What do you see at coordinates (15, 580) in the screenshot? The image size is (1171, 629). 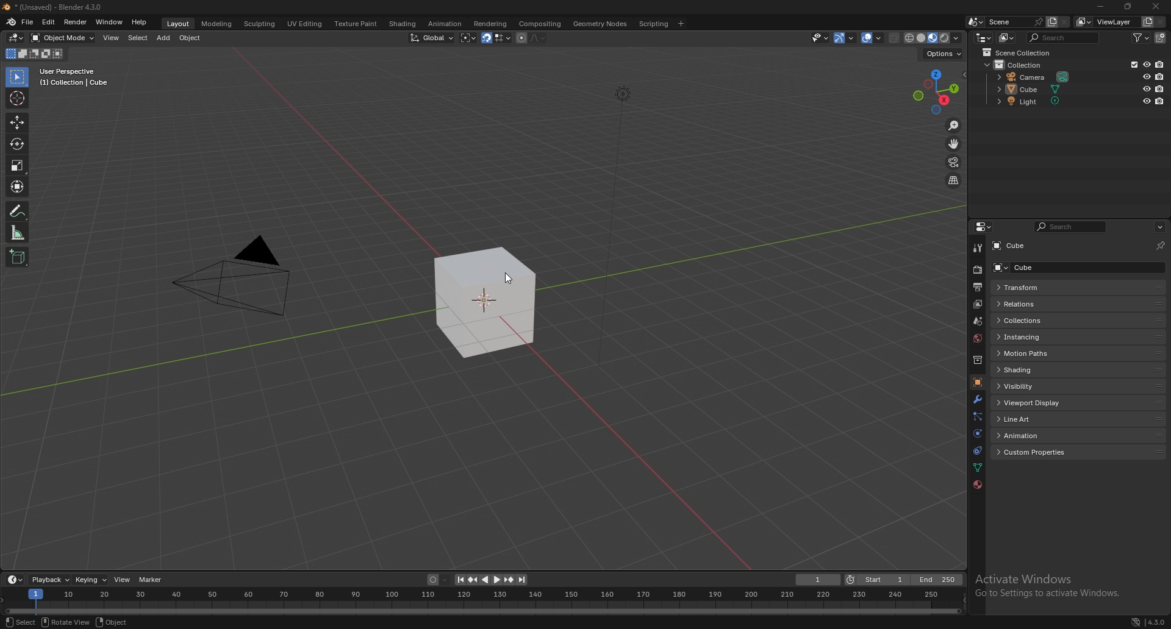 I see `editor type` at bounding box center [15, 580].